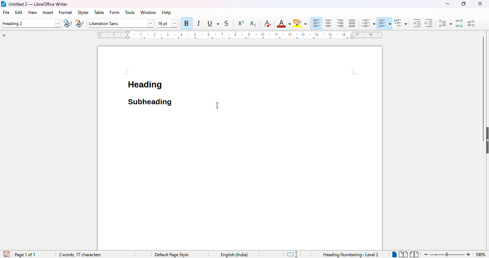  What do you see at coordinates (447, 4) in the screenshot?
I see `minimize` at bounding box center [447, 4].